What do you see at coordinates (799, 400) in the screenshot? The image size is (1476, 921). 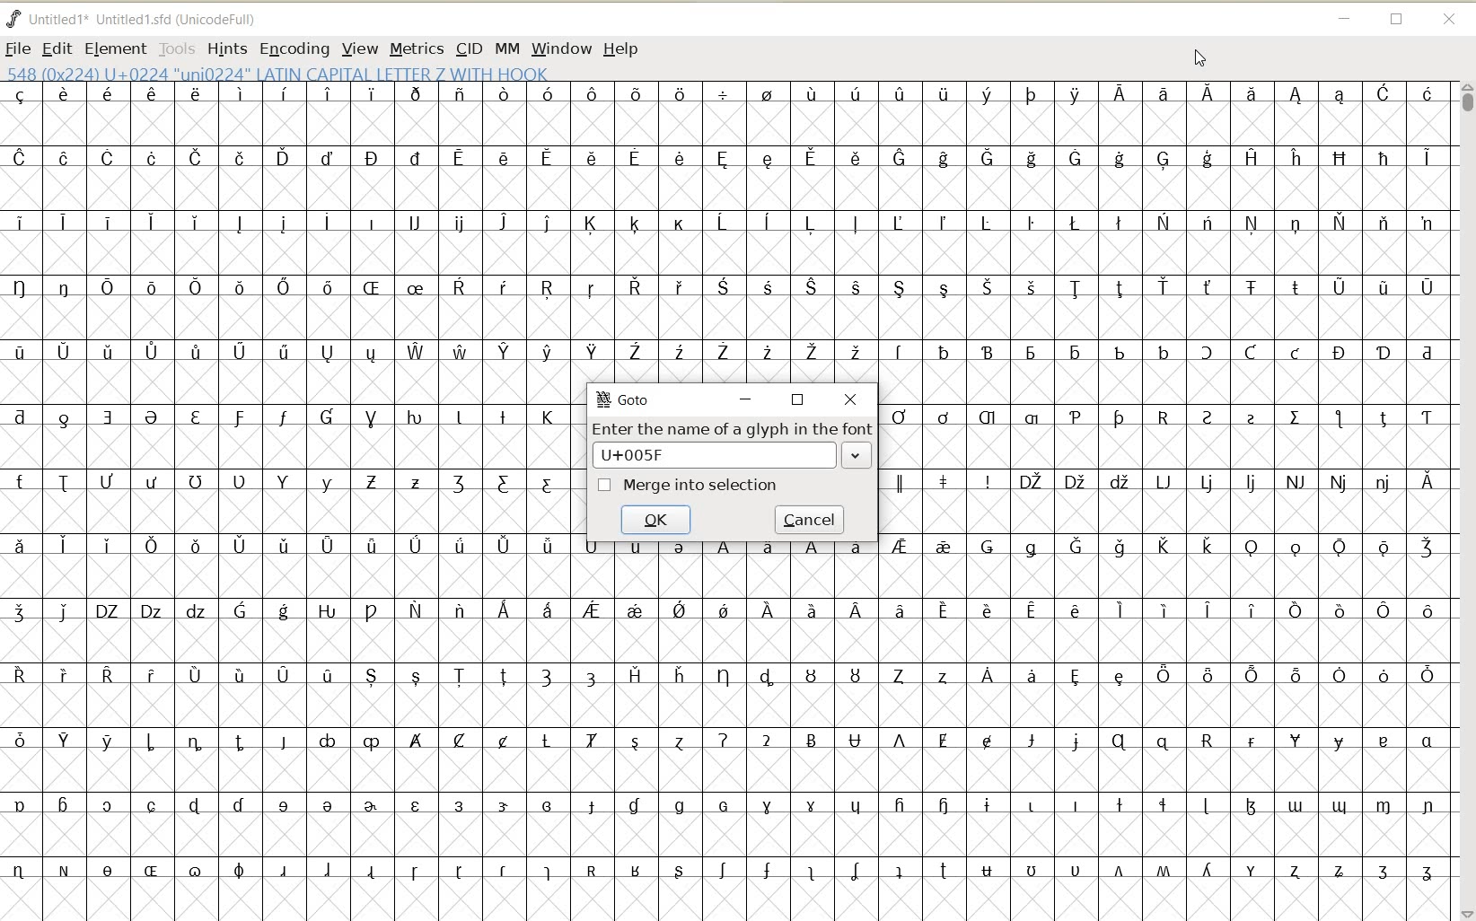 I see `restore` at bounding box center [799, 400].